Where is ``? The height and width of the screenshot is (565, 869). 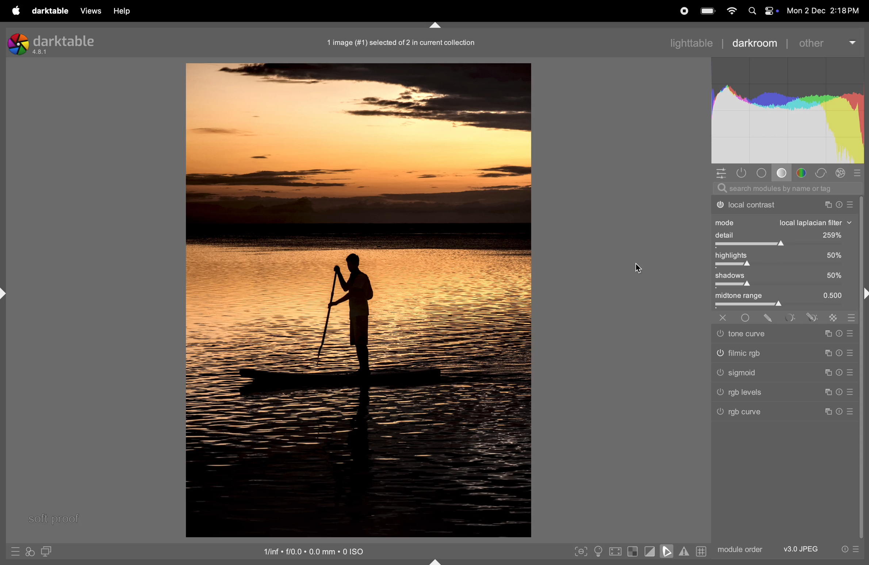
 is located at coordinates (750, 354).